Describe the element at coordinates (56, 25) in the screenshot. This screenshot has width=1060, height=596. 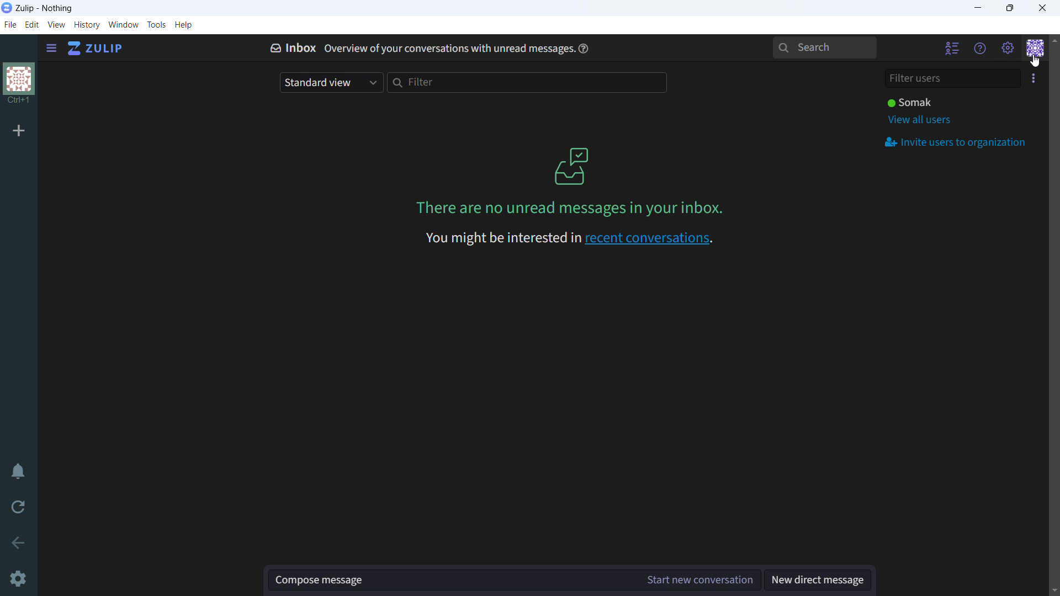
I see `view` at that location.